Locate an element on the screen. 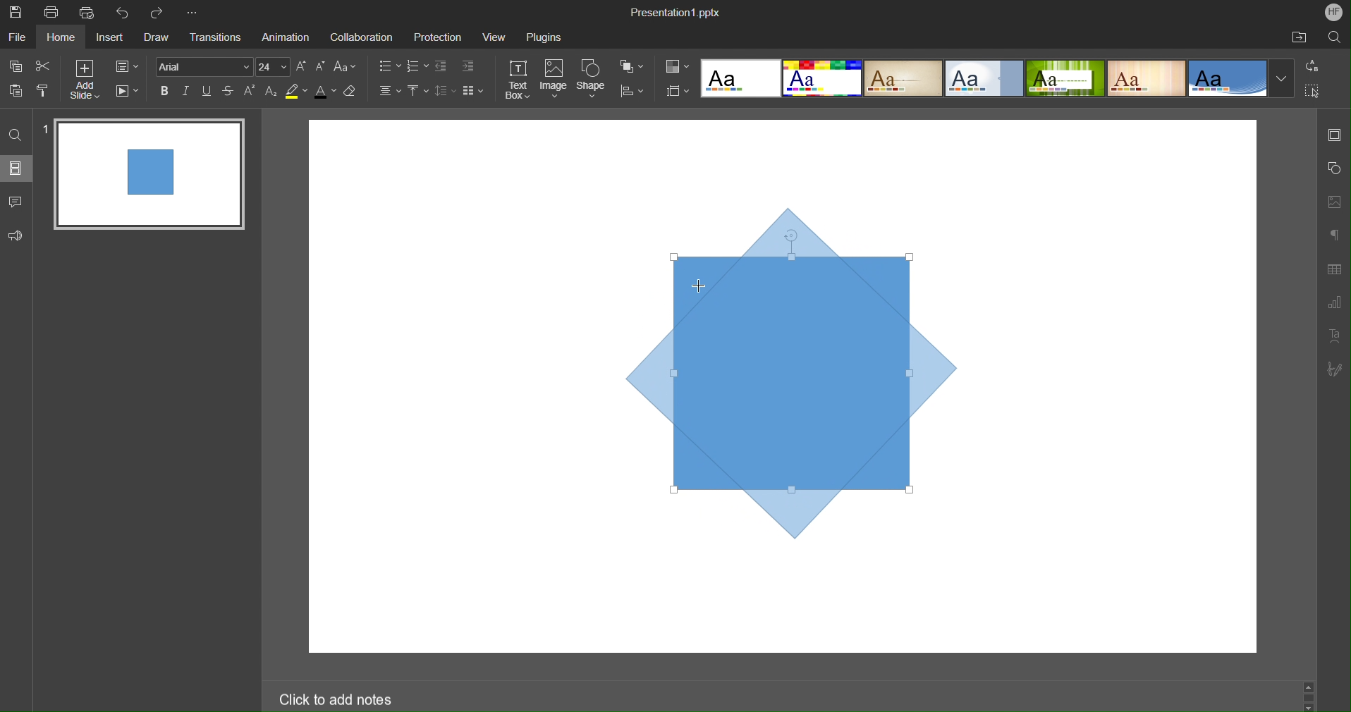 This screenshot has height=712, width=1351. Search is located at coordinates (1335, 37).